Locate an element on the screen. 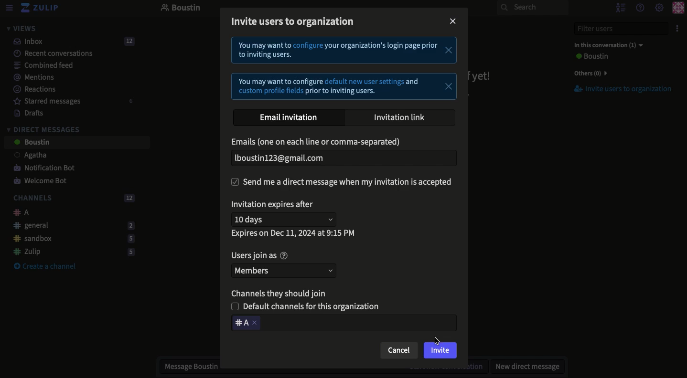  Notification bot is located at coordinates (41, 168).